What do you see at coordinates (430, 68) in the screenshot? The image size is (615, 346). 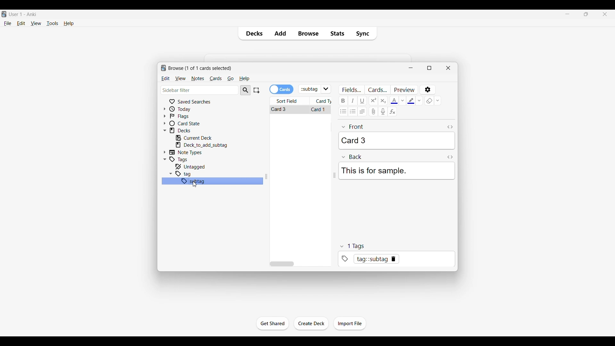 I see `Show window in` at bounding box center [430, 68].